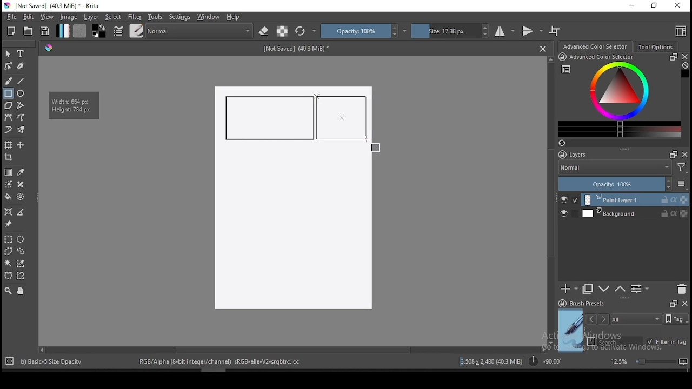 The width and height of the screenshot is (692, 389). What do you see at coordinates (585, 304) in the screenshot?
I see `brush presets` at bounding box center [585, 304].